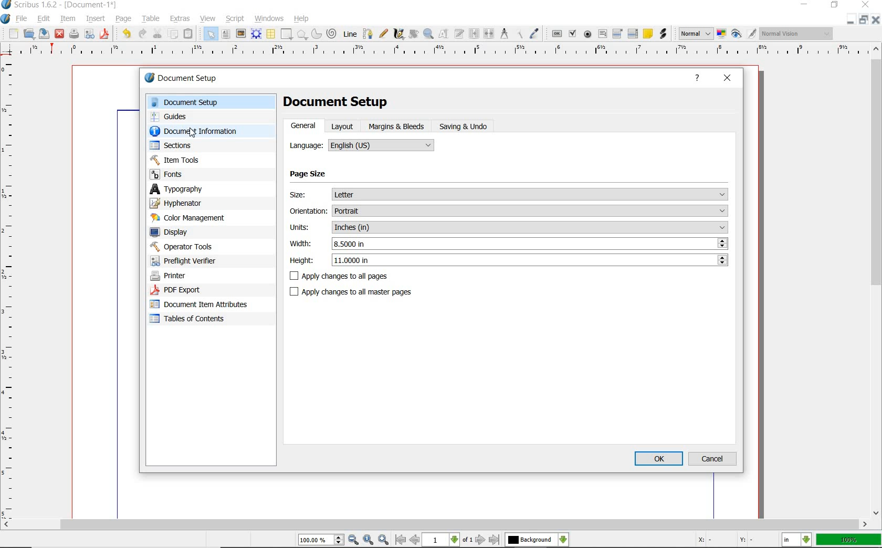  I want to click on pdf combo box, so click(618, 34).